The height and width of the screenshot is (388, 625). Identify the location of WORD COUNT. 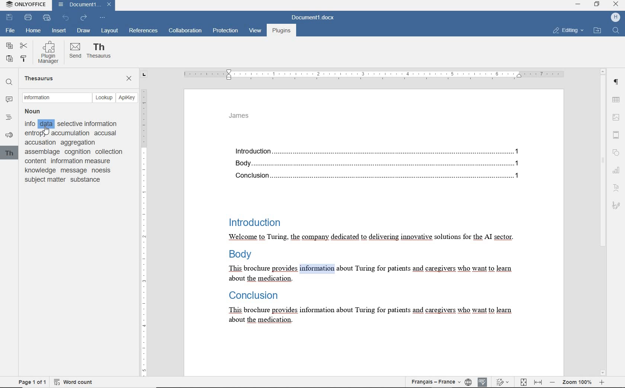
(74, 382).